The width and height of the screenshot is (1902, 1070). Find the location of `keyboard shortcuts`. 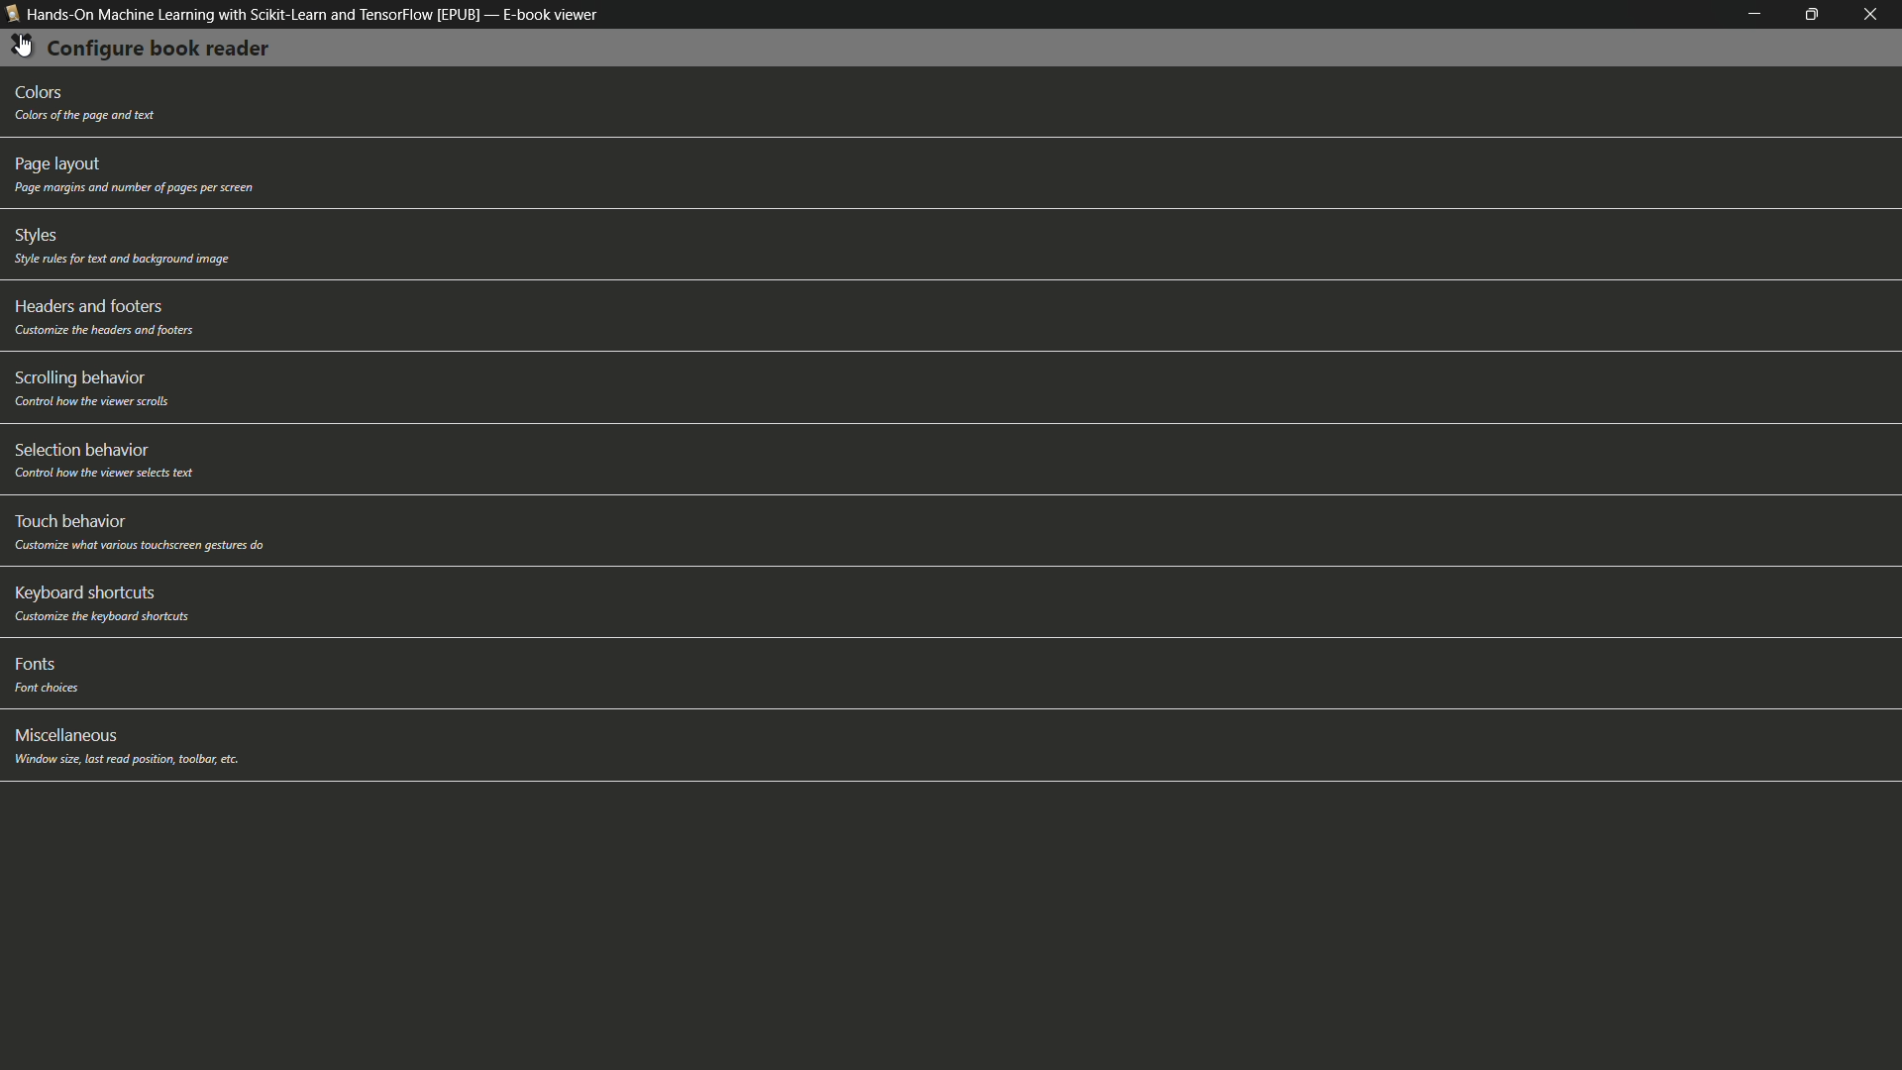

keyboard shortcuts is located at coordinates (82, 591).